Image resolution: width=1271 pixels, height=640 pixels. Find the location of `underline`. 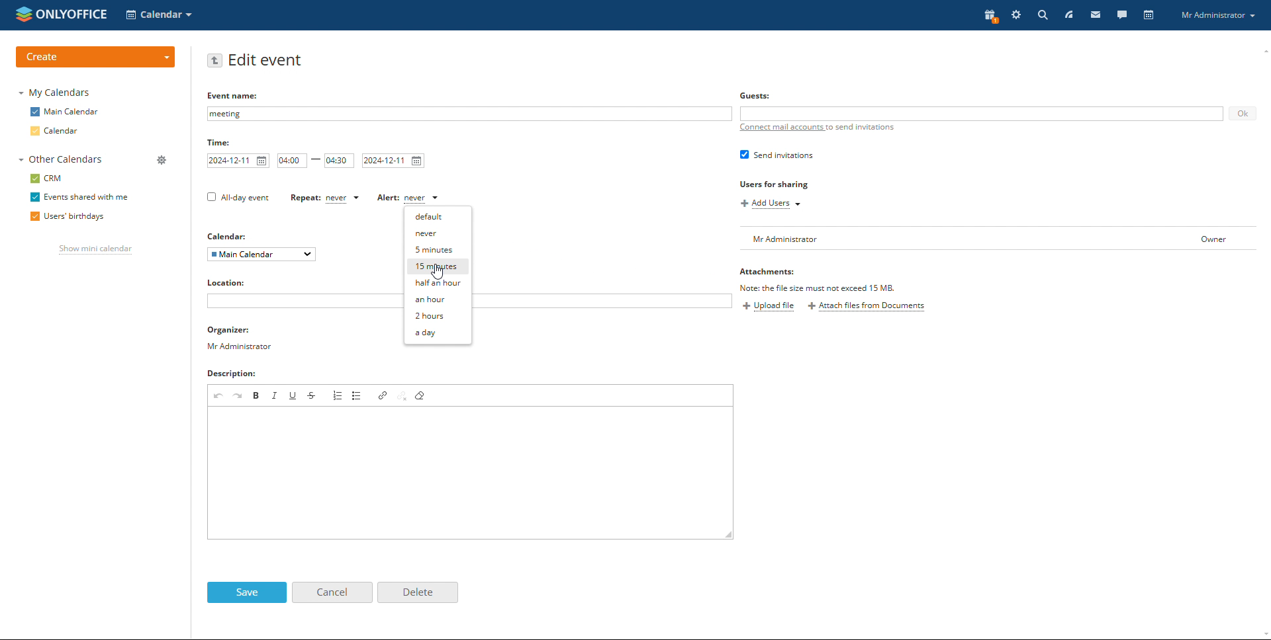

underline is located at coordinates (293, 395).